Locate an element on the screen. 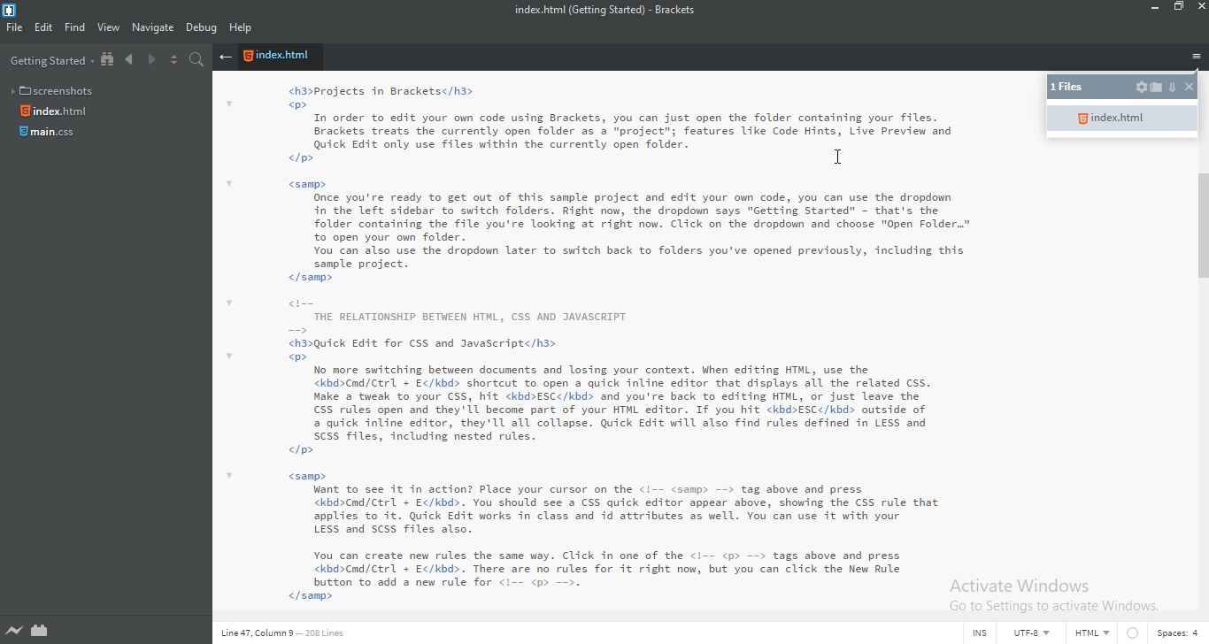 This screenshot has width=1209, height=644. live code data is located at coordinates (295, 635).